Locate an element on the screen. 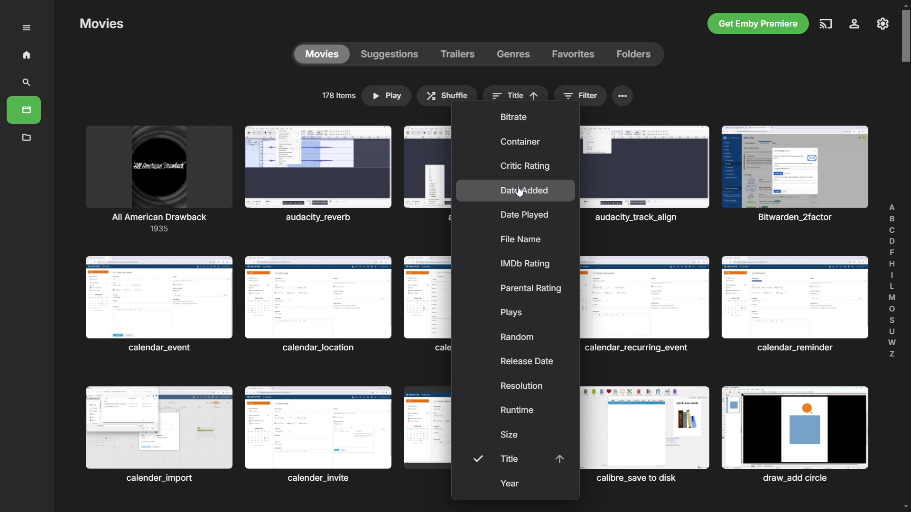 This screenshot has height=512, width=911. no of items is located at coordinates (337, 96).